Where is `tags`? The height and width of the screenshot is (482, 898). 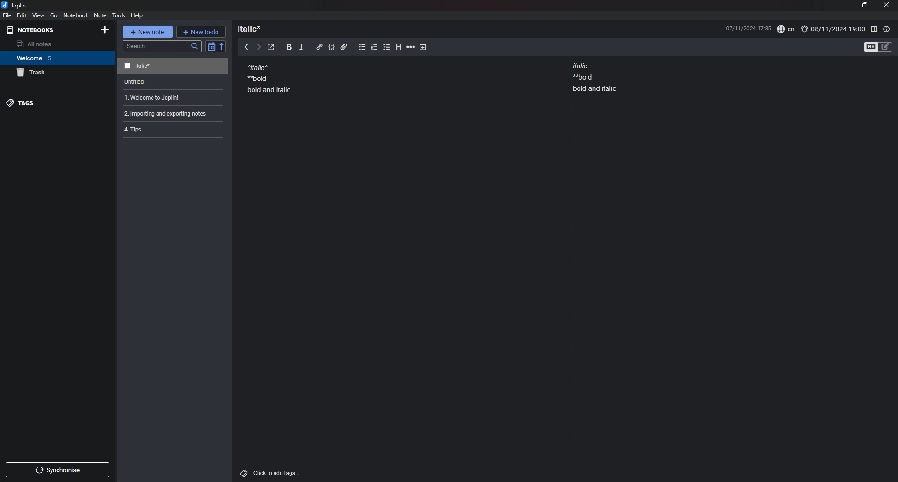
tags is located at coordinates (57, 103).